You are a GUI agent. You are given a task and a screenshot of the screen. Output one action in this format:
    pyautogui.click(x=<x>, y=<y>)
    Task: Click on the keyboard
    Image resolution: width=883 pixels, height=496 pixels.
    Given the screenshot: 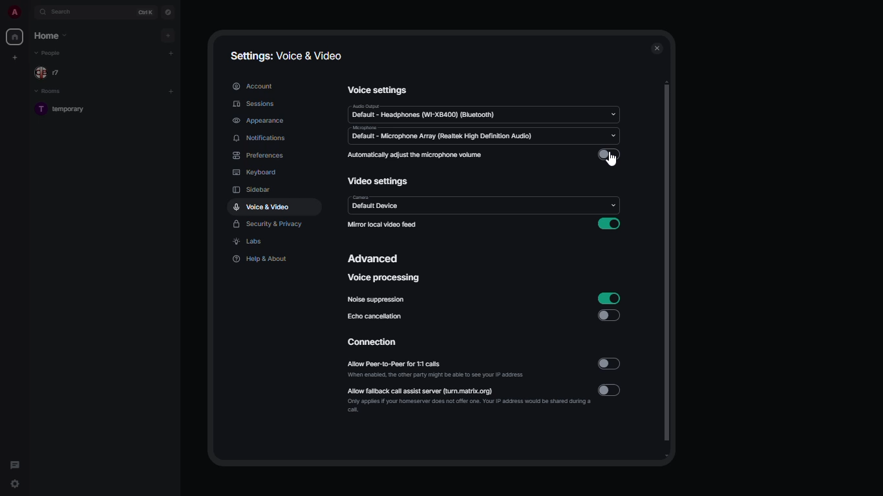 What is the action you would take?
    pyautogui.click(x=255, y=172)
    